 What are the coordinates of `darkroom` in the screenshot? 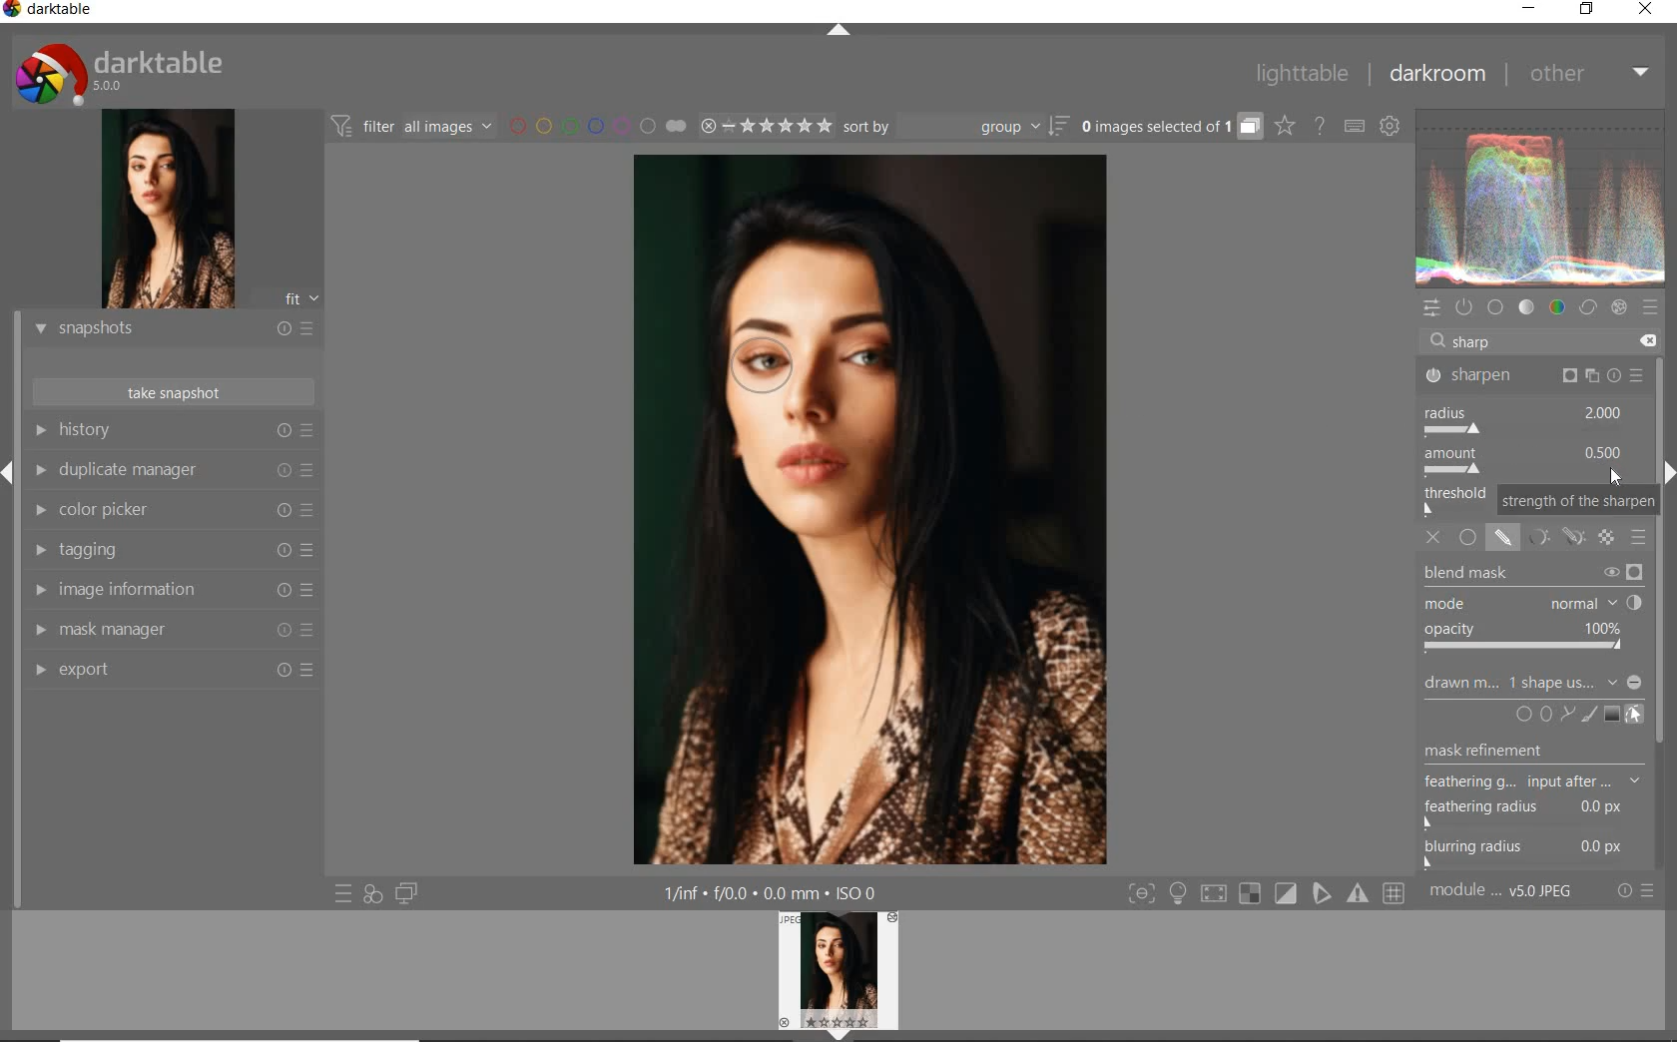 It's located at (1432, 72).